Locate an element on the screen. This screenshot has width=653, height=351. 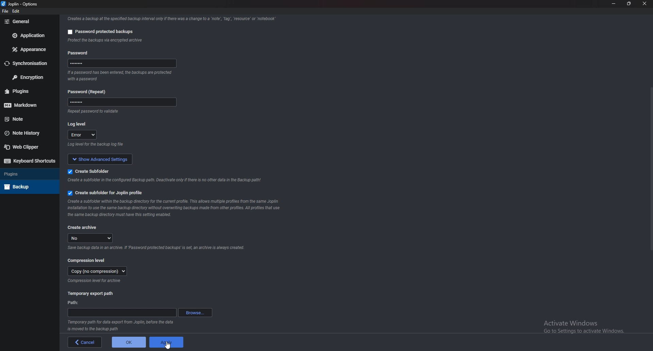
info is located at coordinates (107, 112).